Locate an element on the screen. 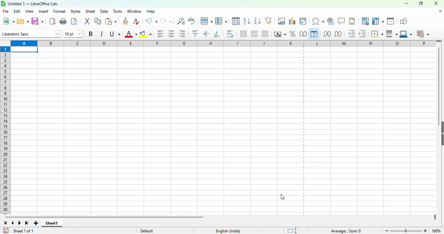  border color is located at coordinates (406, 34).